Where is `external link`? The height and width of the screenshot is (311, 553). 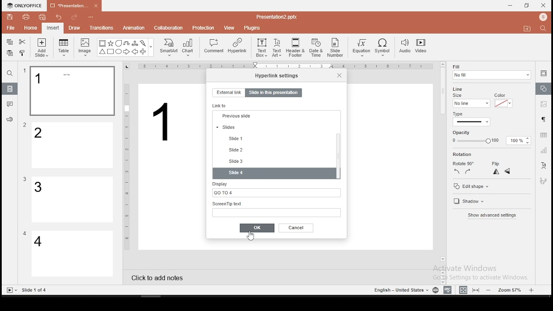
external link is located at coordinates (228, 92).